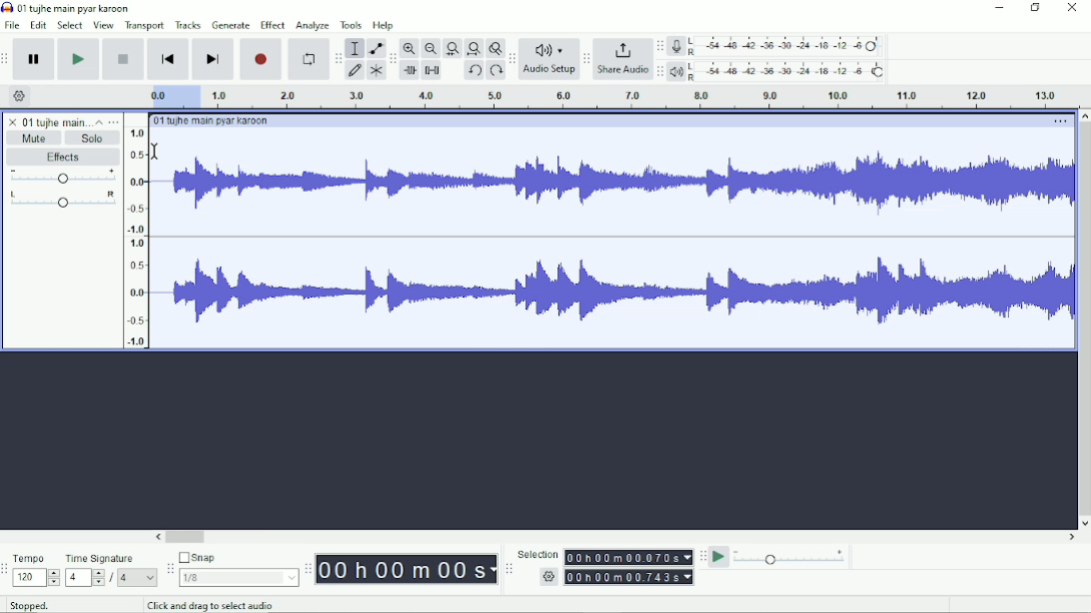  Describe the element at coordinates (620, 187) in the screenshot. I see `Audio Waves` at that location.